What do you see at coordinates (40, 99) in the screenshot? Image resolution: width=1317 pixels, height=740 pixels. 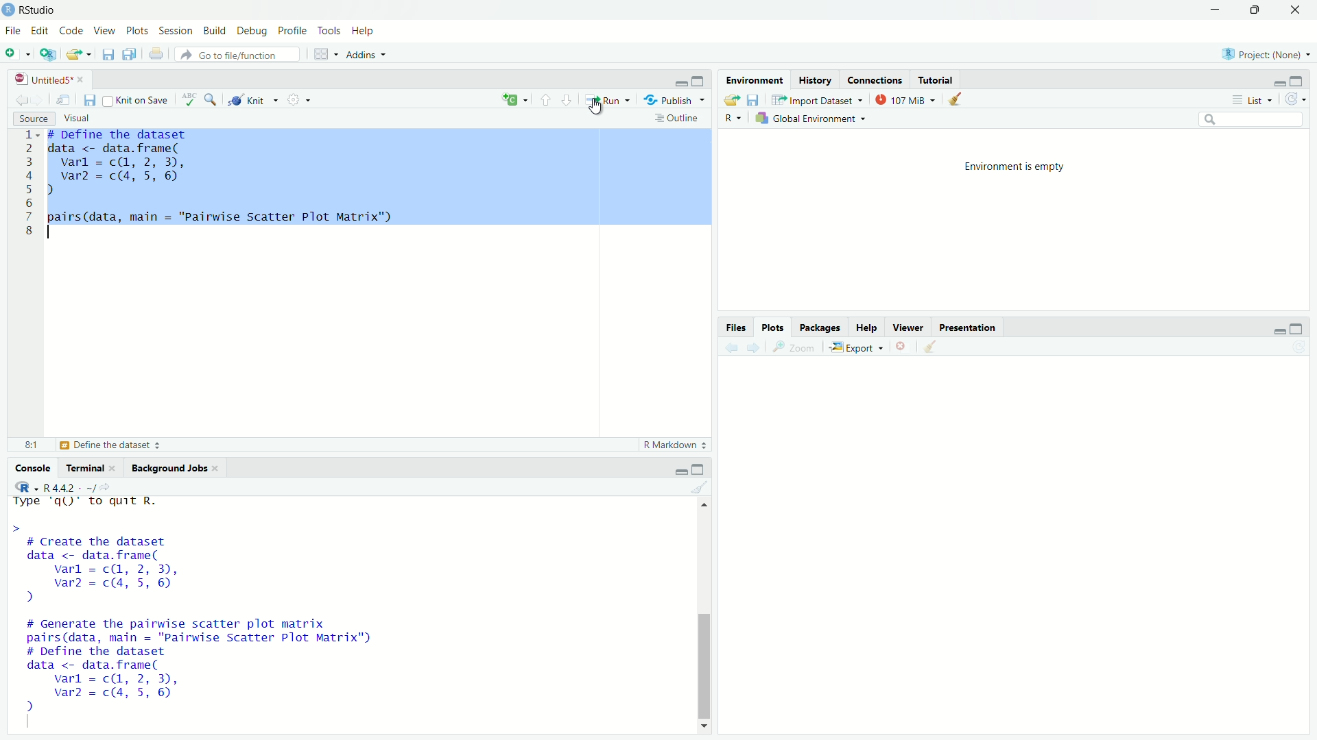 I see `Go forward to the next source location (Ctrl + F10)` at bounding box center [40, 99].